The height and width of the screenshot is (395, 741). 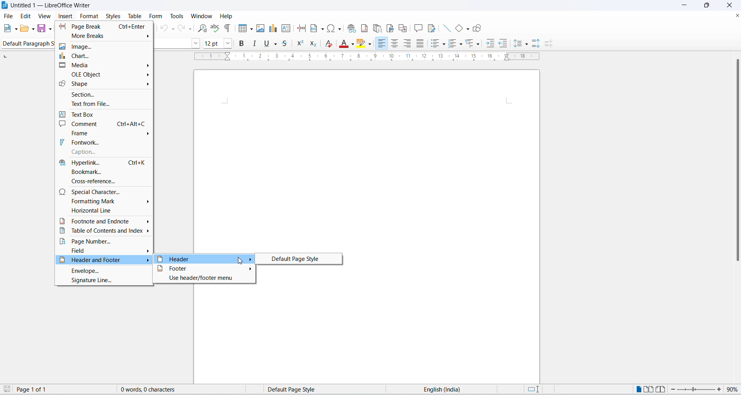 What do you see at coordinates (105, 56) in the screenshot?
I see `chart` at bounding box center [105, 56].